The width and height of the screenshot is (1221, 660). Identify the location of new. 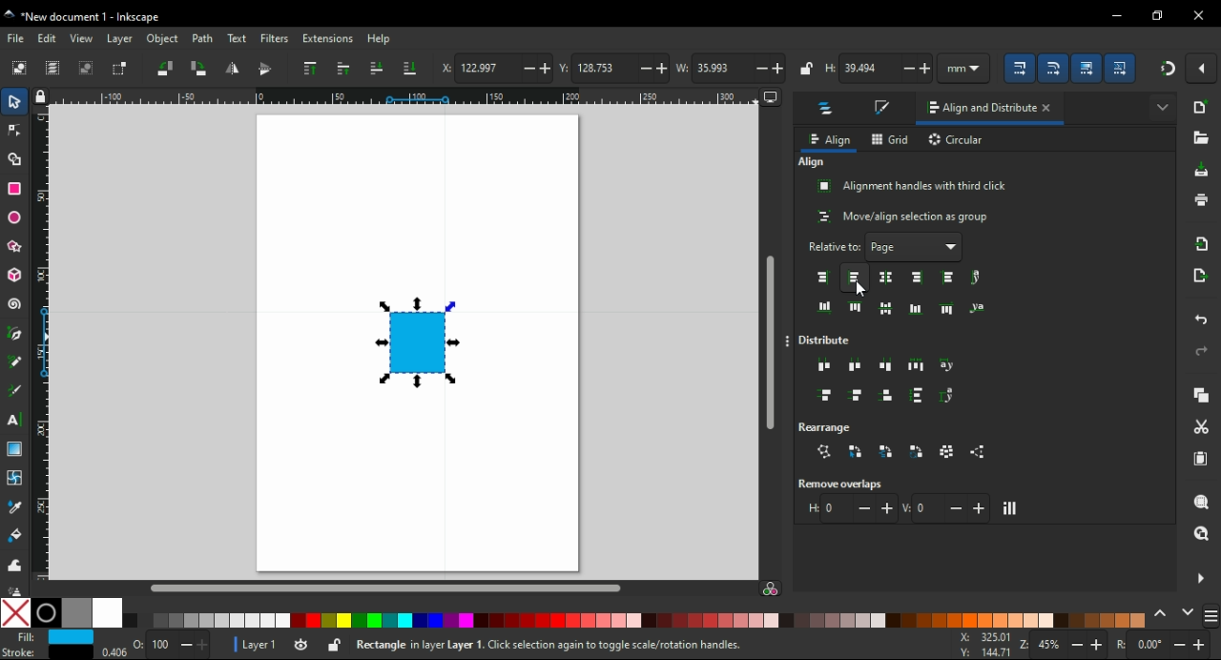
(1199, 110).